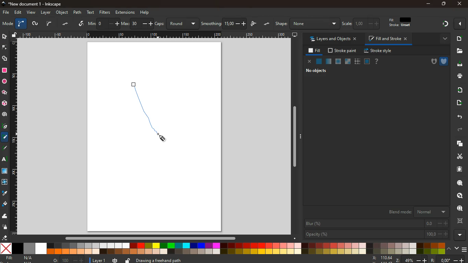 The image size is (468, 263). What do you see at coordinates (333, 39) in the screenshot?
I see `layers and objects` at bounding box center [333, 39].